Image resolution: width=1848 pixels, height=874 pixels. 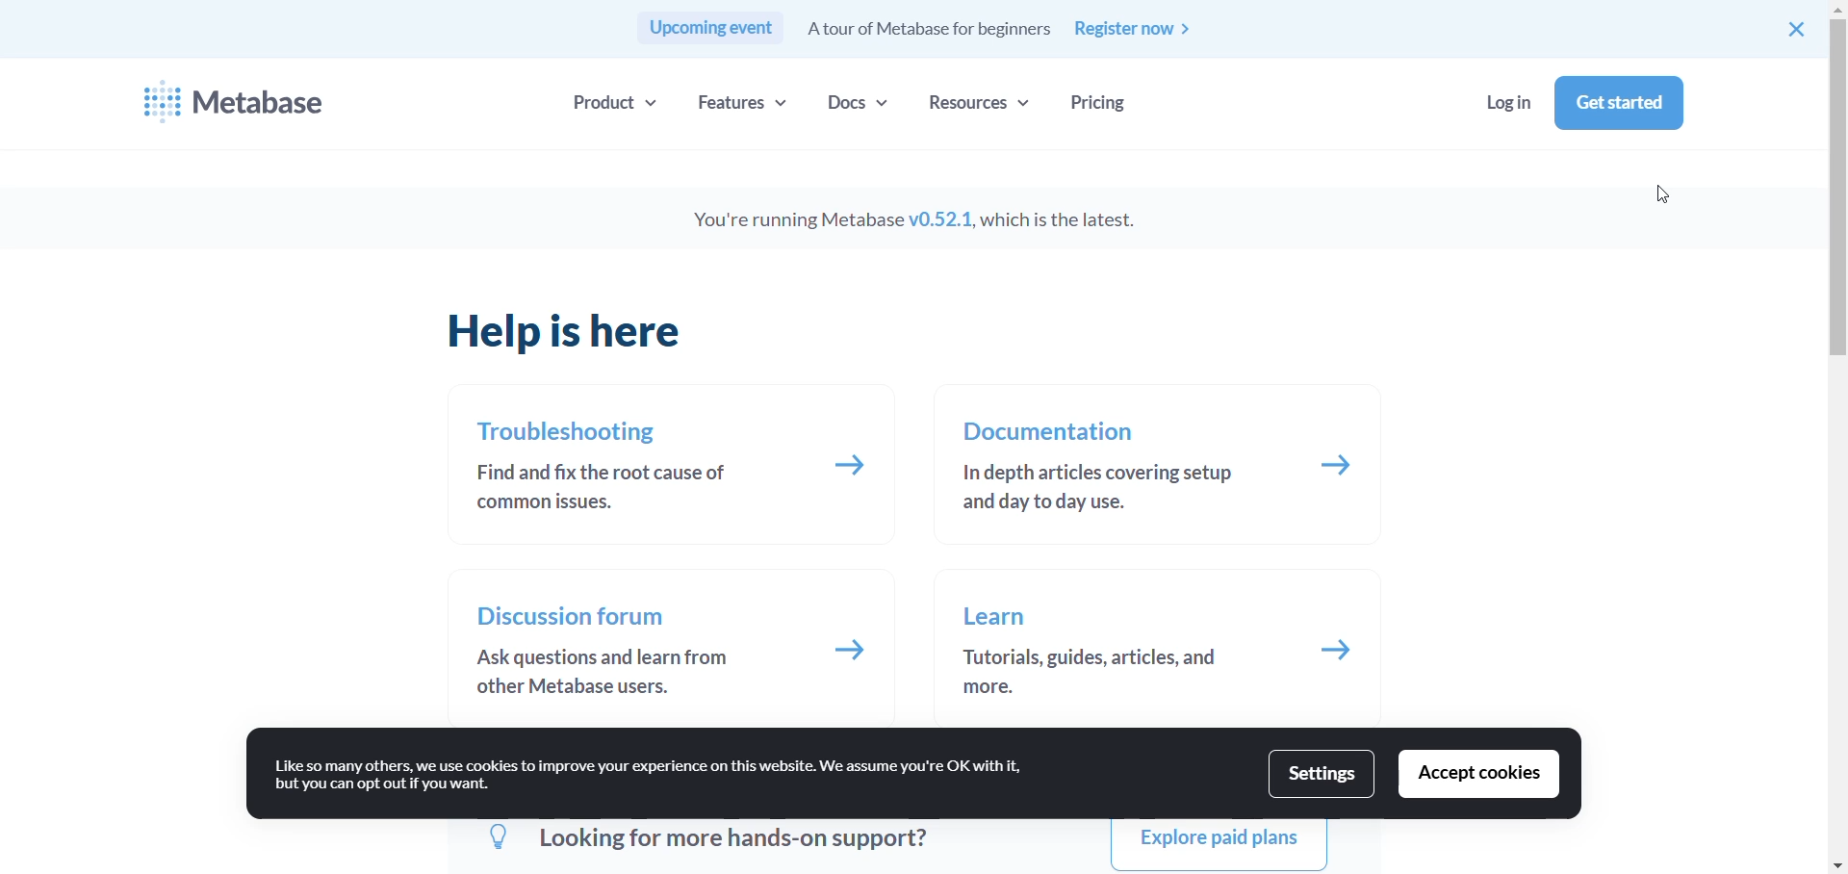 What do you see at coordinates (267, 105) in the screenshot?
I see `metabase ` at bounding box center [267, 105].